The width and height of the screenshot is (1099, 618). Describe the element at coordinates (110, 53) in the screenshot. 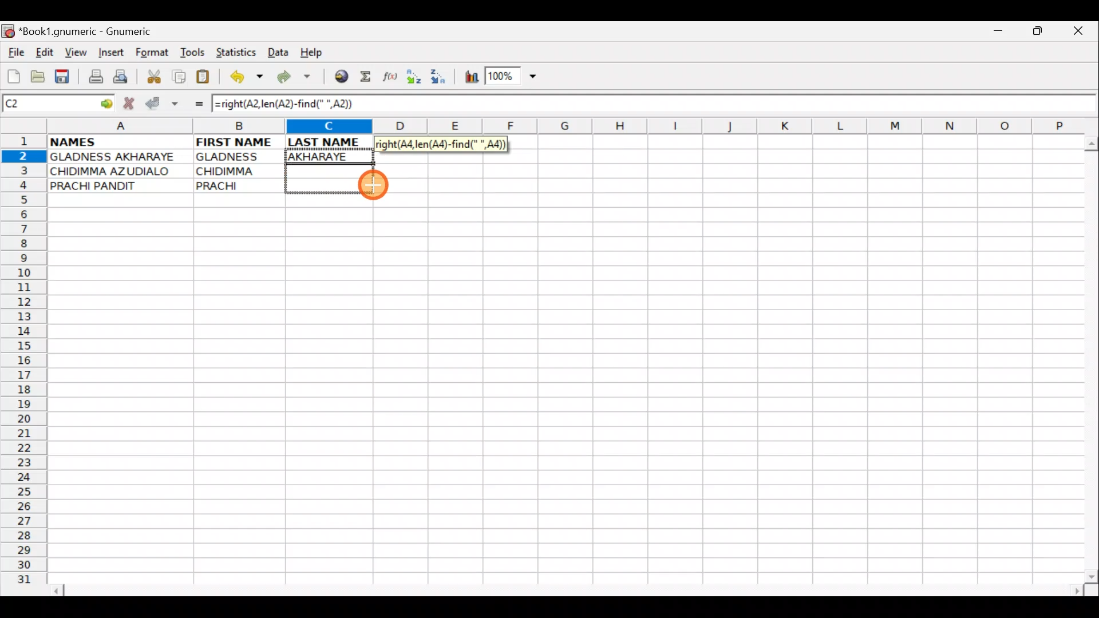

I see `Insert` at that location.